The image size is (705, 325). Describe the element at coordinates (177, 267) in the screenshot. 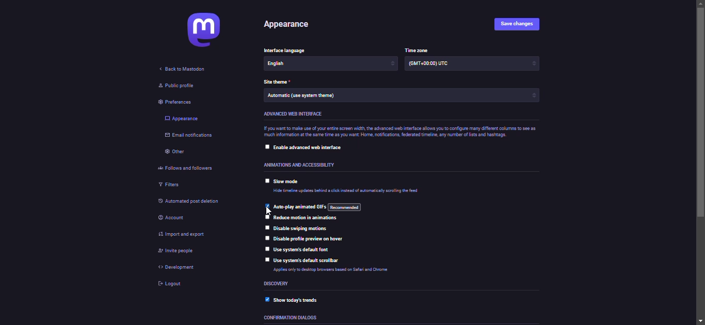

I see `development` at that location.